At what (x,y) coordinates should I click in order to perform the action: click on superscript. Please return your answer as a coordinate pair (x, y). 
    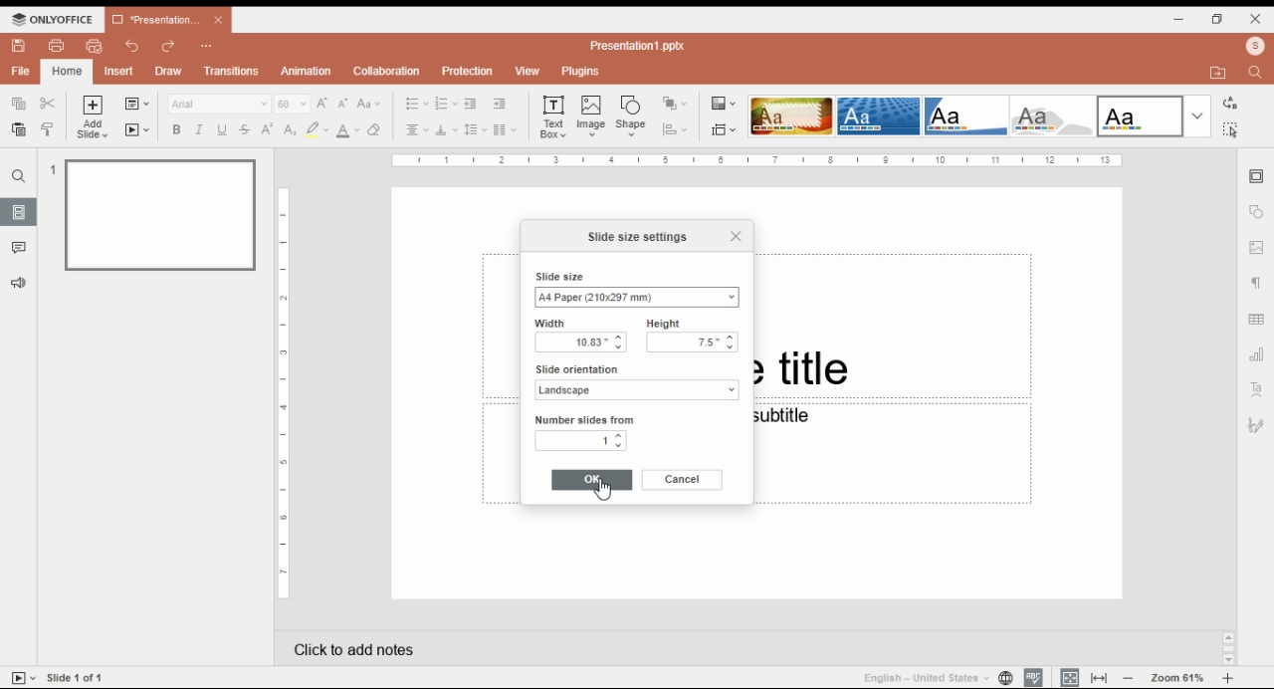
    Looking at the image, I should click on (268, 128).